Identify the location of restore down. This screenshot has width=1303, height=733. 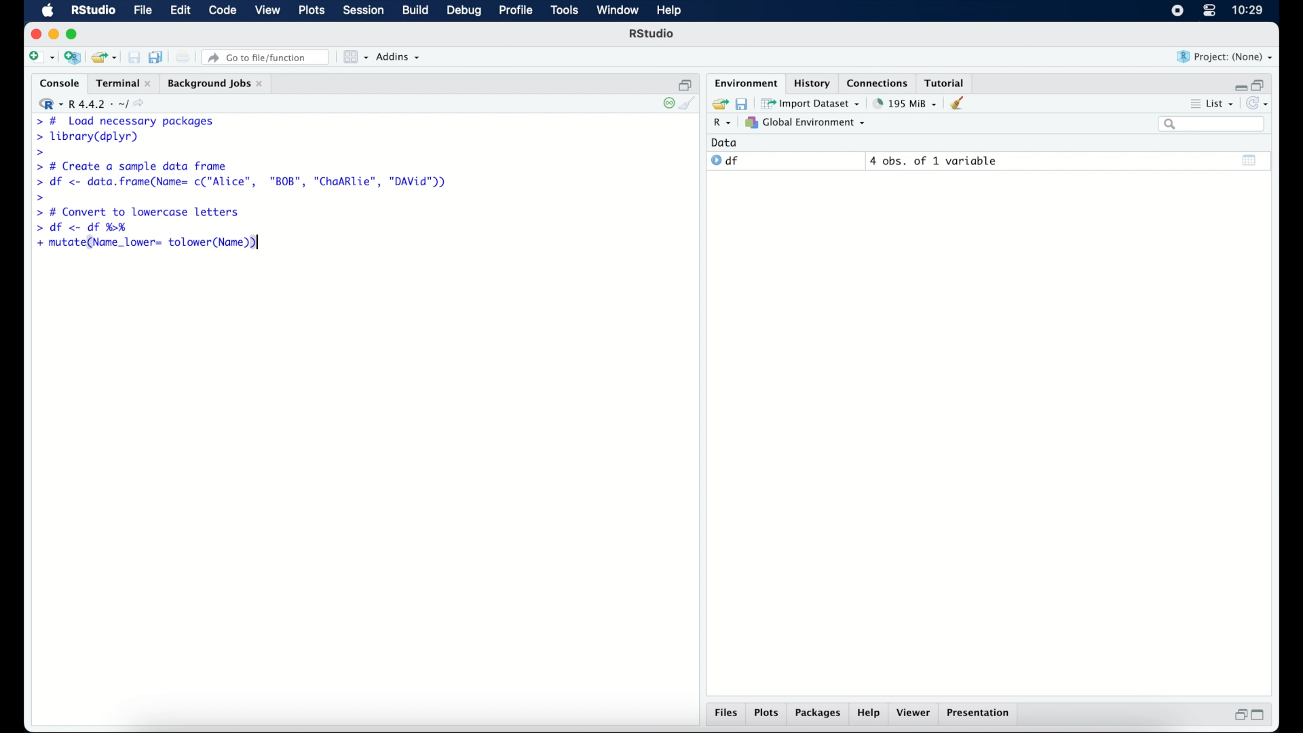
(685, 83).